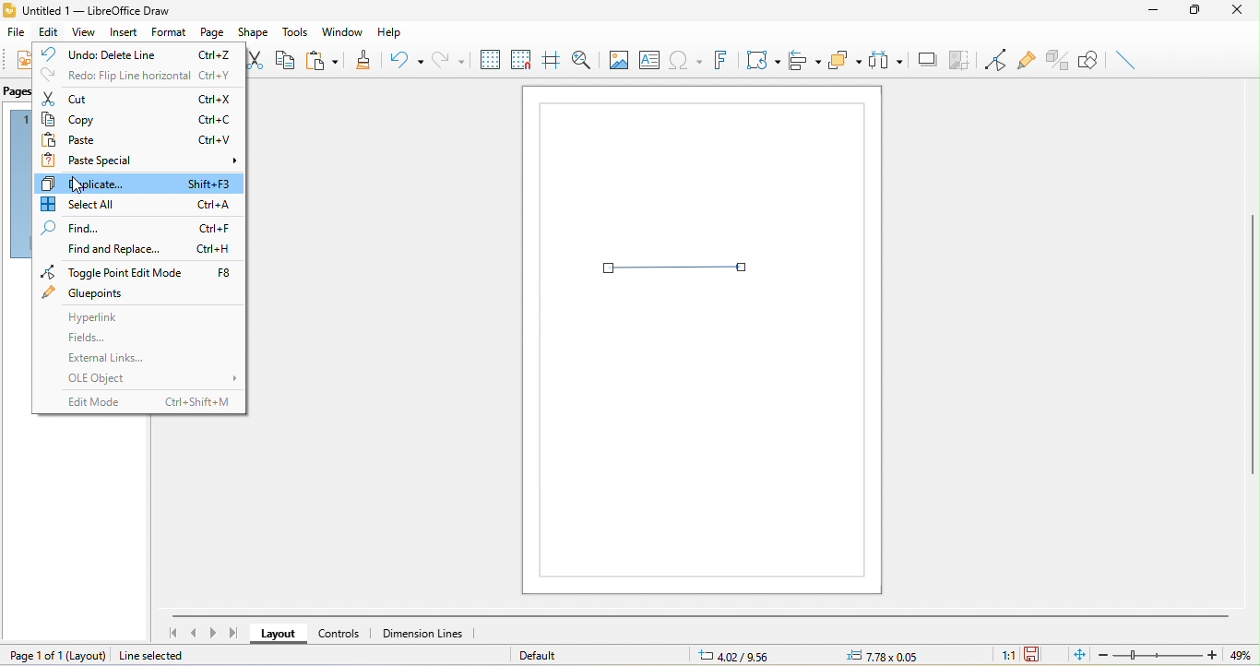 This screenshot has width=1260, height=666. Describe the element at coordinates (544, 655) in the screenshot. I see `default` at that location.